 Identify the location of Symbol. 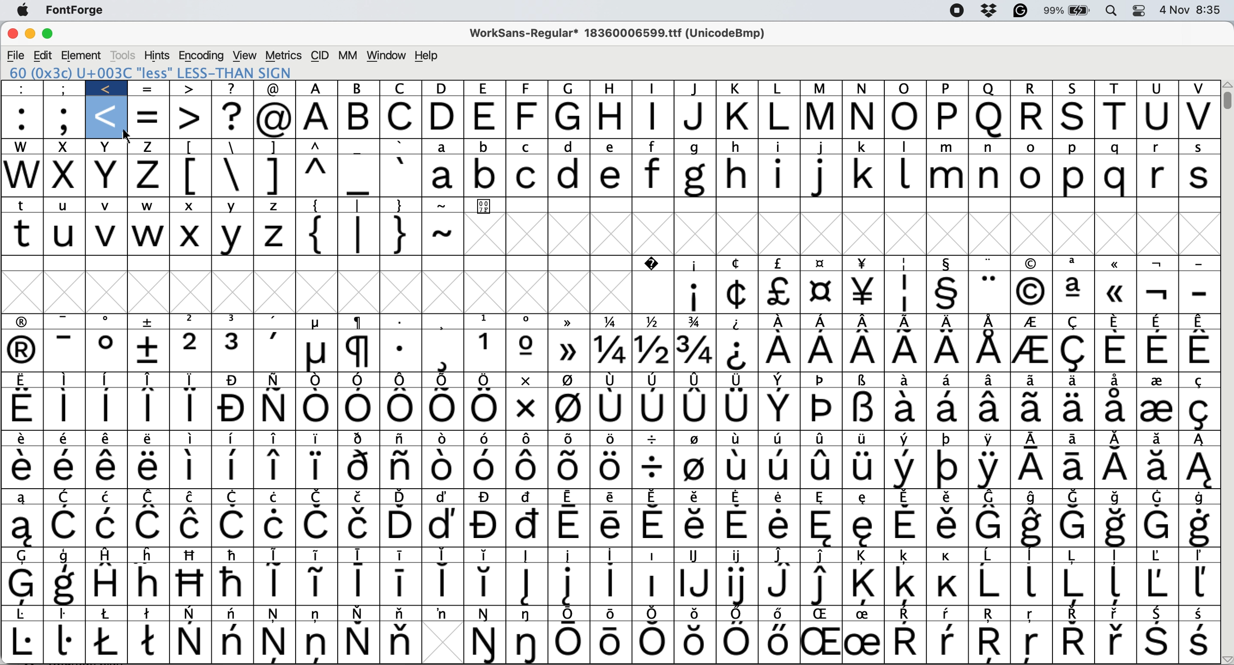
(317, 526).